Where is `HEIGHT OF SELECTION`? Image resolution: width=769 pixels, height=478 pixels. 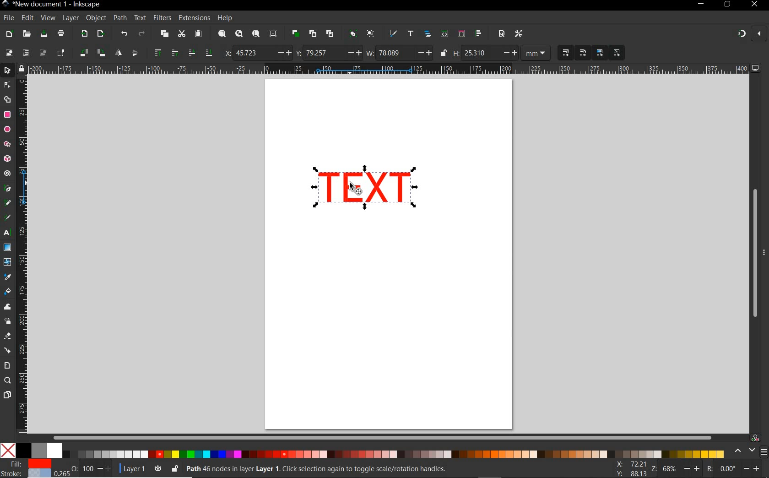
HEIGHT OF SELECTION is located at coordinates (485, 54).